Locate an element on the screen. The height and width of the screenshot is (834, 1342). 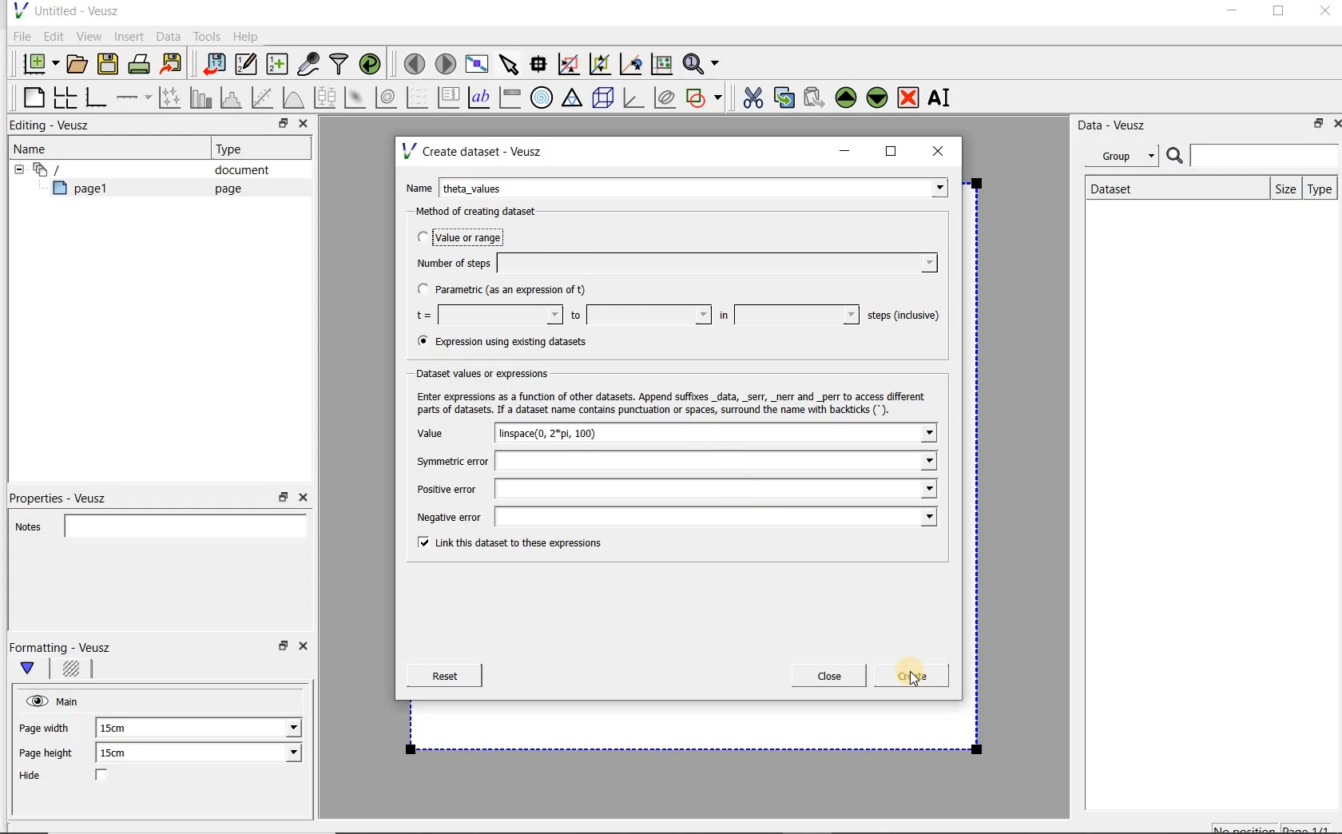
Page width dropdown is located at coordinates (276, 728).